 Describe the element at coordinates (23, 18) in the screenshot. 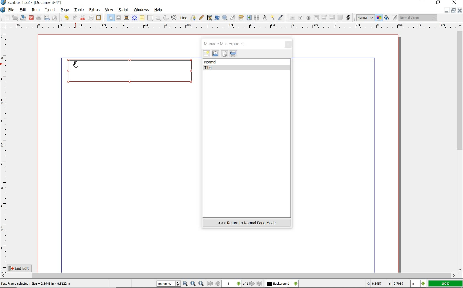

I see `save` at that location.